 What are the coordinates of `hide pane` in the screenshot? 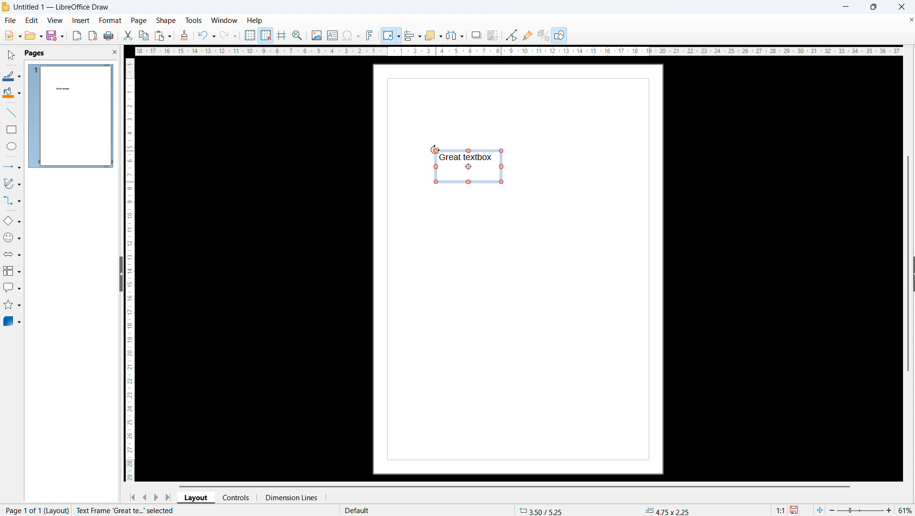 It's located at (120, 274).